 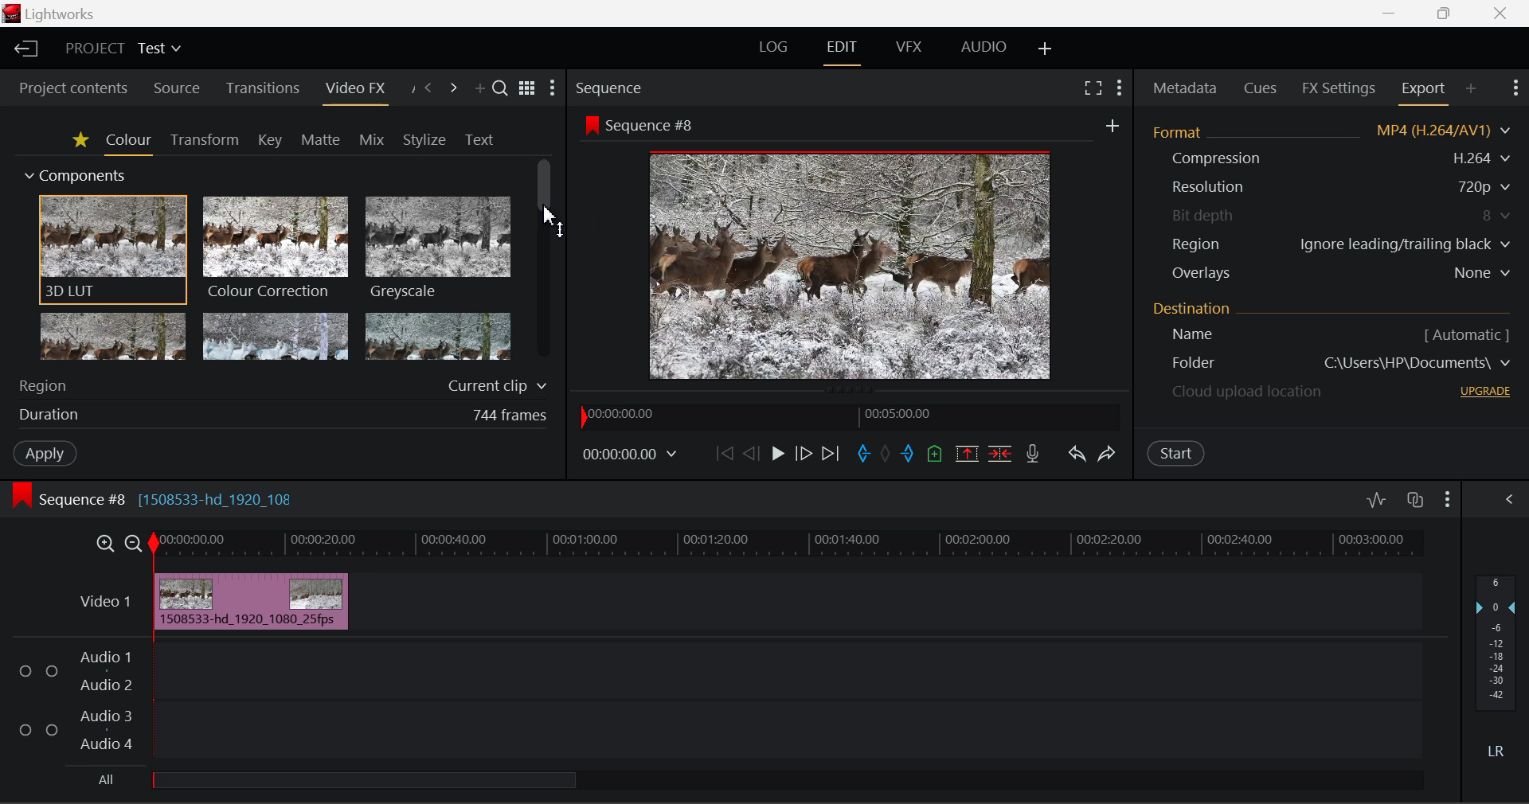 I want to click on Show Settings, so click(x=553, y=88).